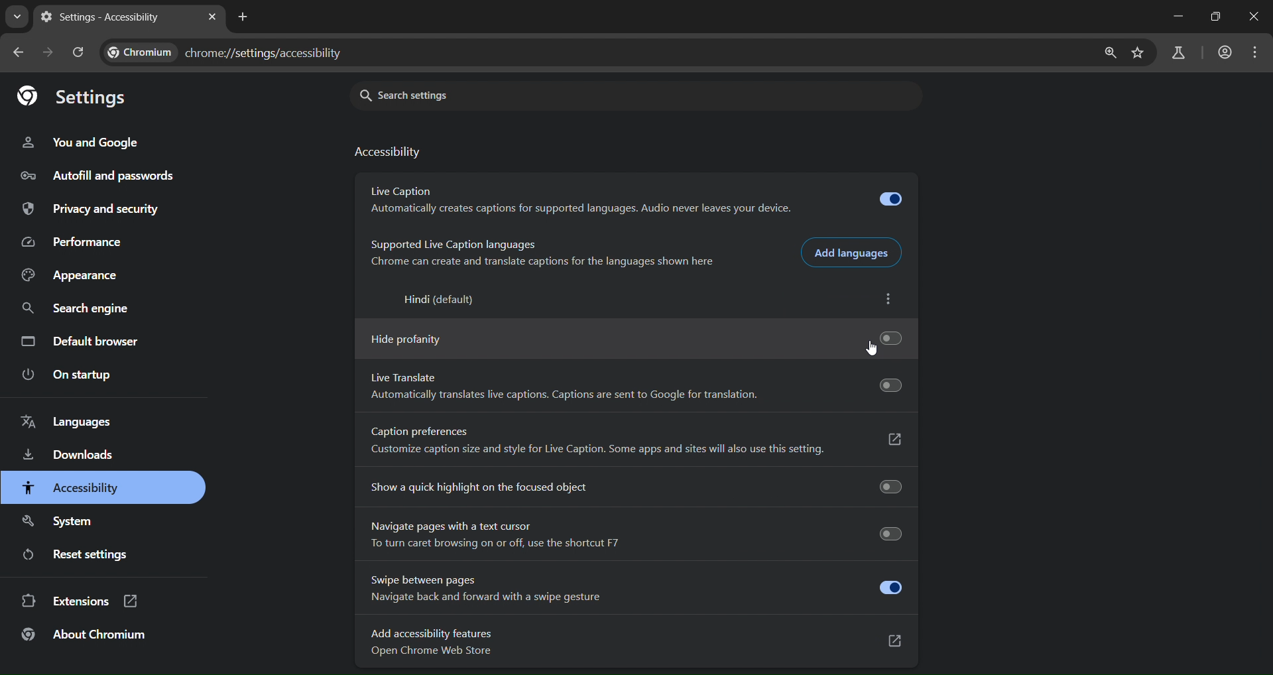  What do you see at coordinates (78, 601) in the screenshot?
I see `extensions` at bounding box center [78, 601].